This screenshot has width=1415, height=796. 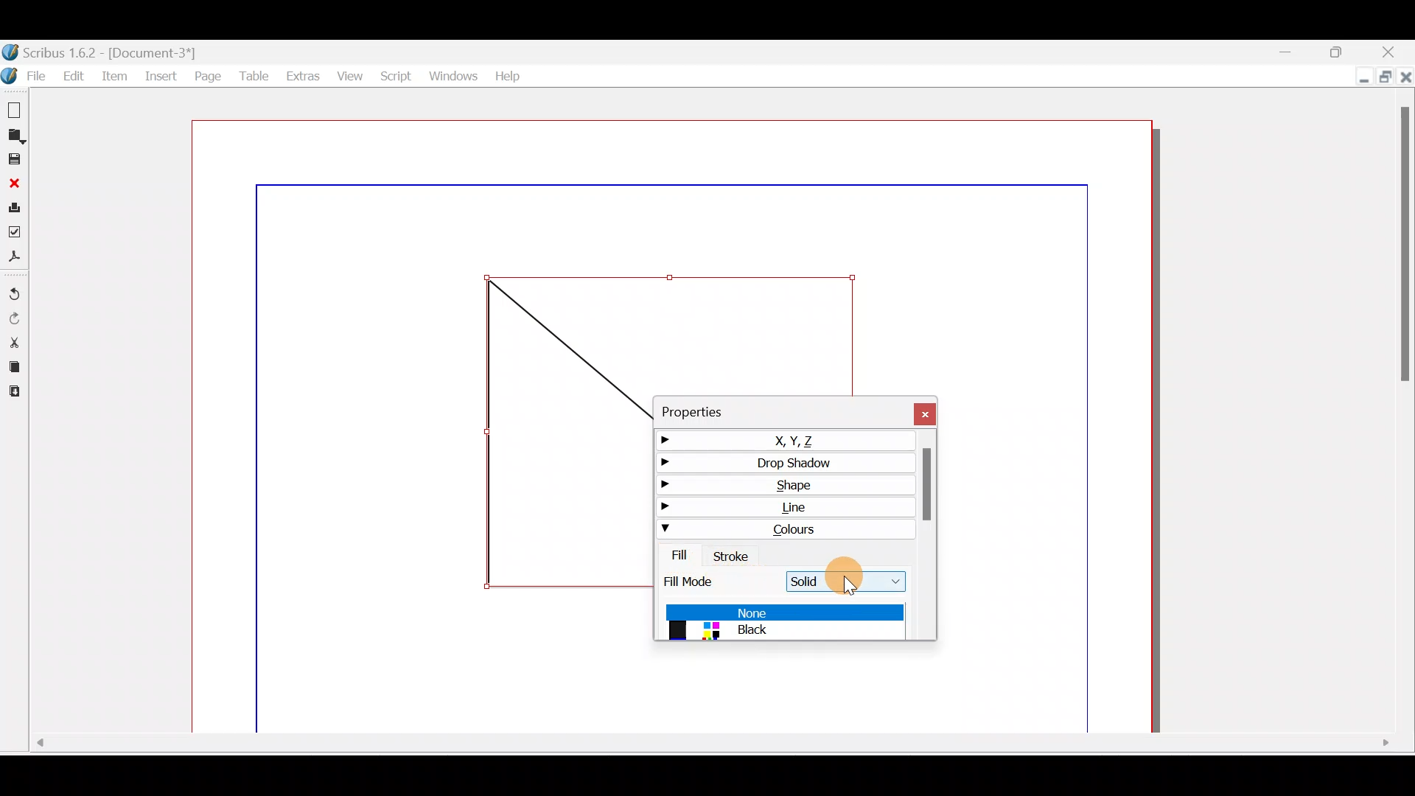 What do you see at coordinates (507, 75) in the screenshot?
I see `Help` at bounding box center [507, 75].